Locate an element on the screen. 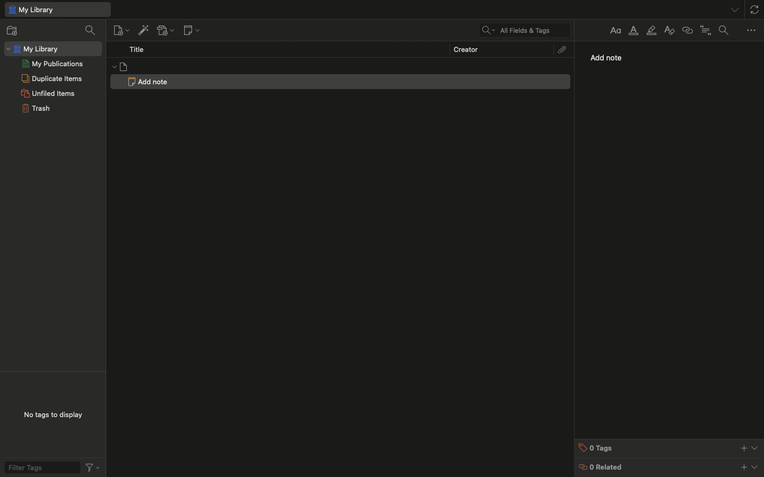 This screenshot has height=477, width=764. Add note text is located at coordinates (612, 58).